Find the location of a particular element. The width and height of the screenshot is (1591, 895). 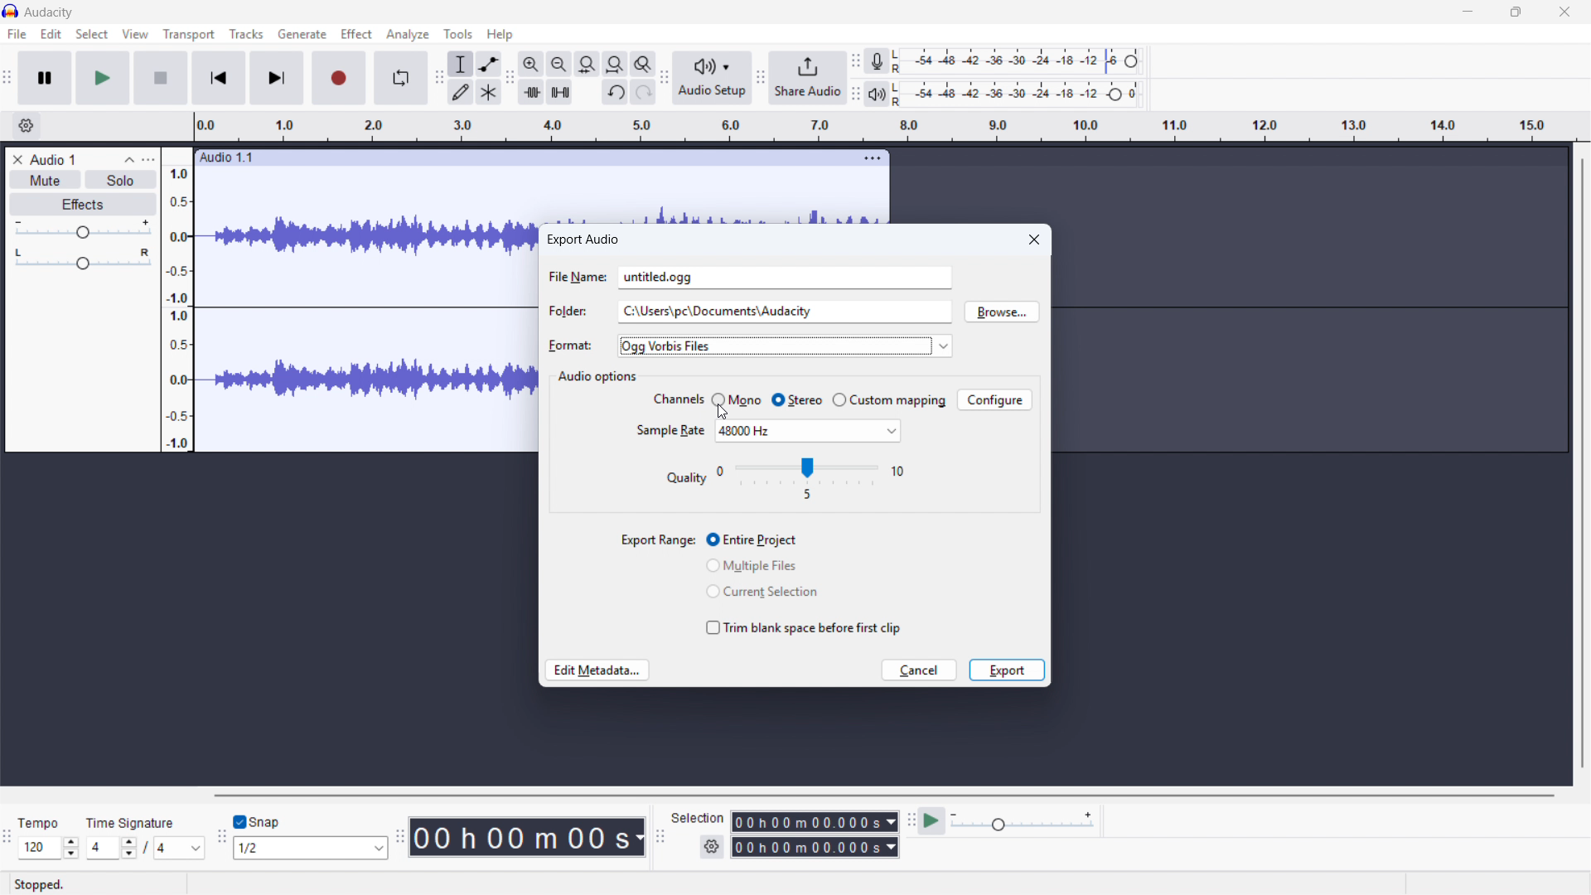

maximise  is located at coordinates (1516, 12).